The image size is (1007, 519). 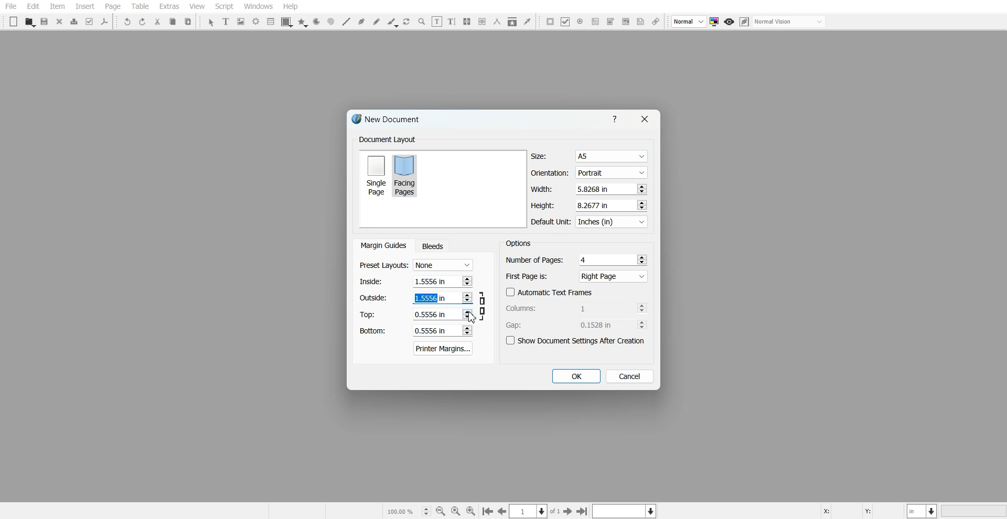 What do you see at coordinates (259, 6) in the screenshot?
I see `Windows` at bounding box center [259, 6].